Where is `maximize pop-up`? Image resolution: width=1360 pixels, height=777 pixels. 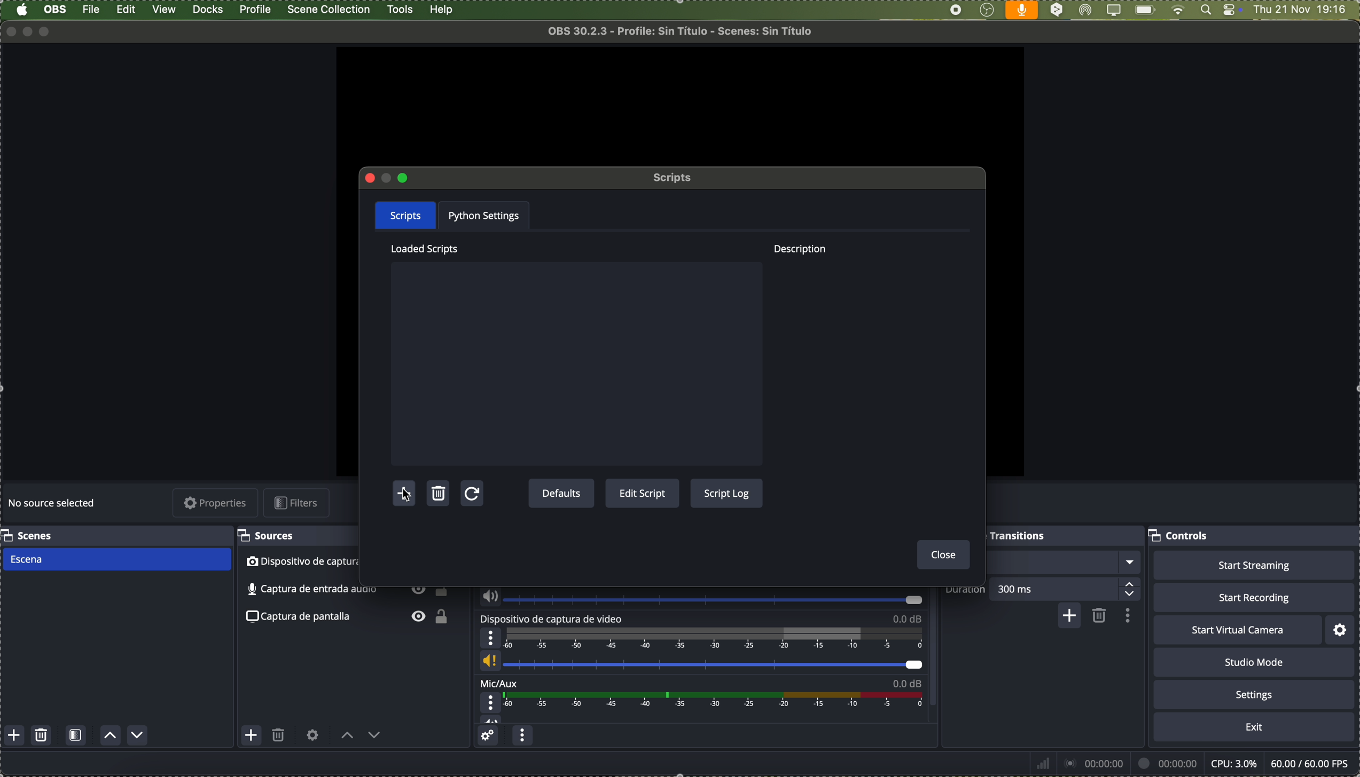
maximize pop-up is located at coordinates (403, 177).